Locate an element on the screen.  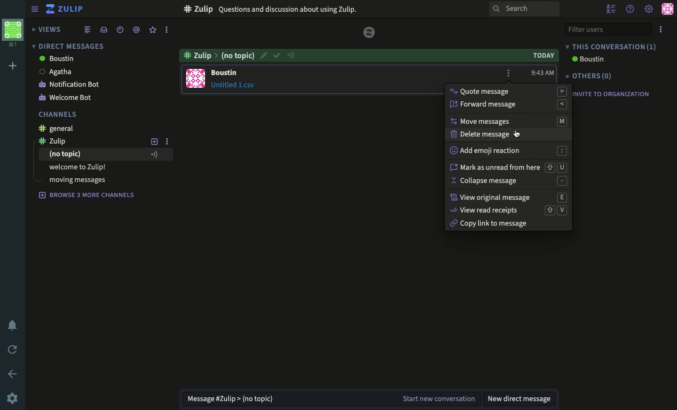
settings  is located at coordinates (649, 10).